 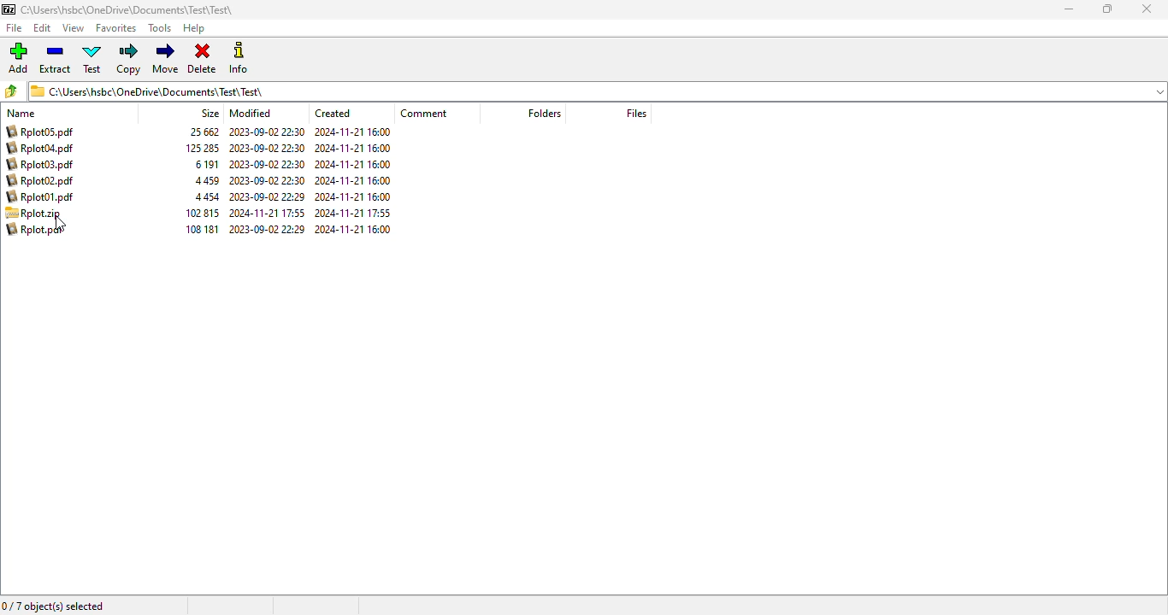 I want to click on Rplot.pdf , so click(x=38, y=230).